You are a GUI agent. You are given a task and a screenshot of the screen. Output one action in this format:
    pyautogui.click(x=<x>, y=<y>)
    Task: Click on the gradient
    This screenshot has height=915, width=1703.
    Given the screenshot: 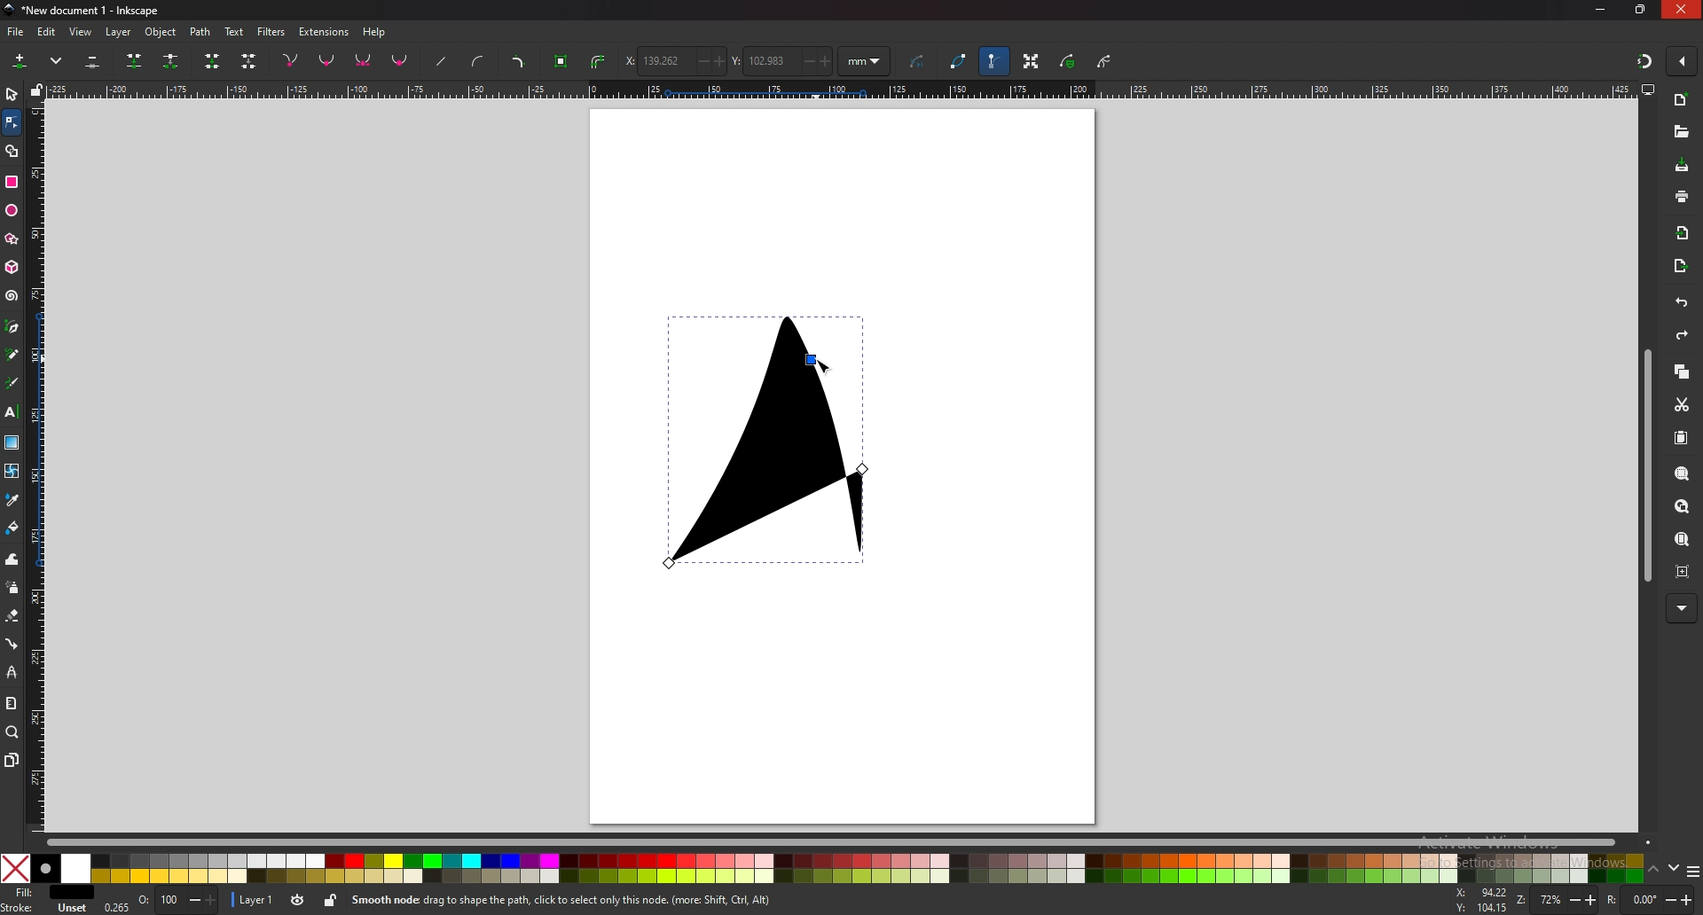 What is the action you would take?
    pyautogui.click(x=12, y=442)
    